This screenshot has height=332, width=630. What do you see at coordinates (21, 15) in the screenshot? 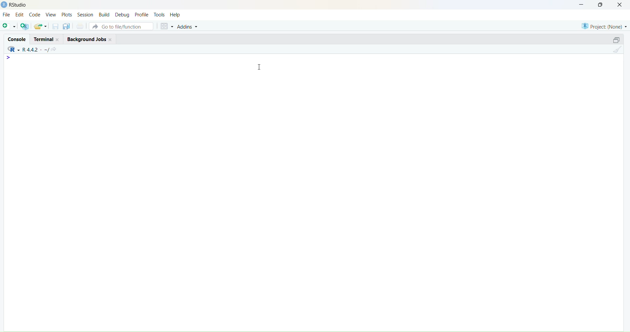
I see `Edit` at bounding box center [21, 15].